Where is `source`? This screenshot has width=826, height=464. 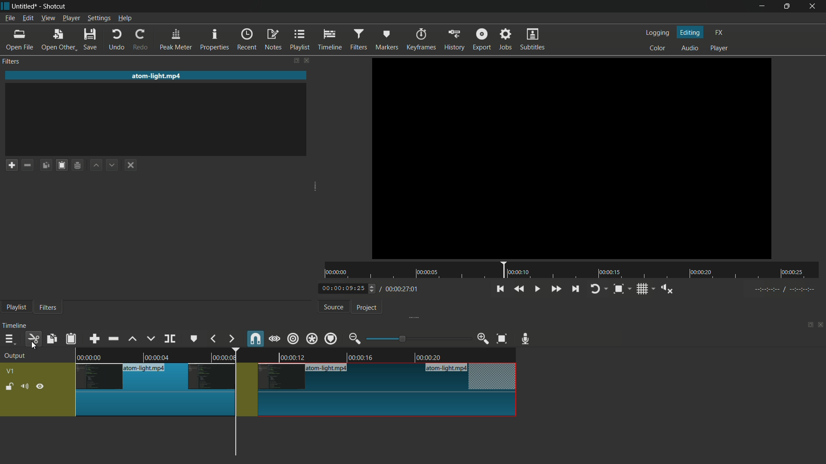
source is located at coordinates (334, 307).